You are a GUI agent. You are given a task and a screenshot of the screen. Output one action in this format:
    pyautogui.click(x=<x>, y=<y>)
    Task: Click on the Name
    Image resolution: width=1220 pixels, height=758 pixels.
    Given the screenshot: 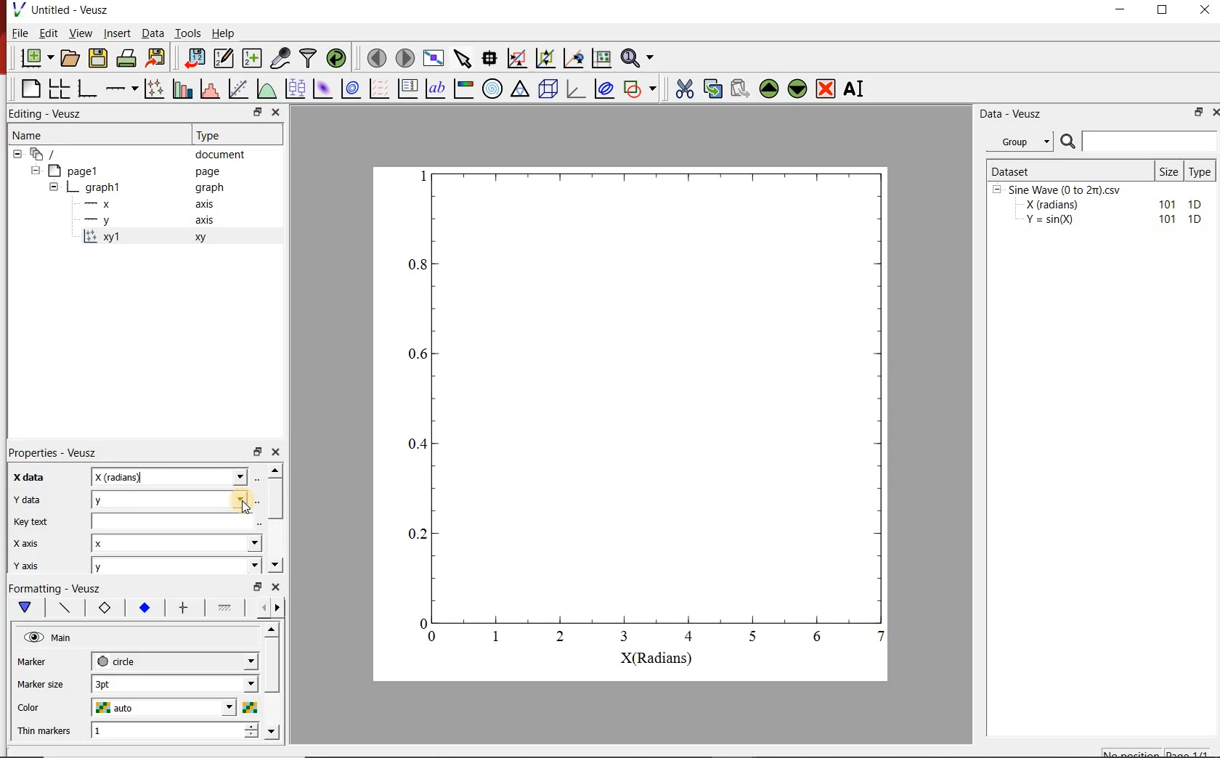 What is the action you would take?
    pyautogui.click(x=26, y=134)
    